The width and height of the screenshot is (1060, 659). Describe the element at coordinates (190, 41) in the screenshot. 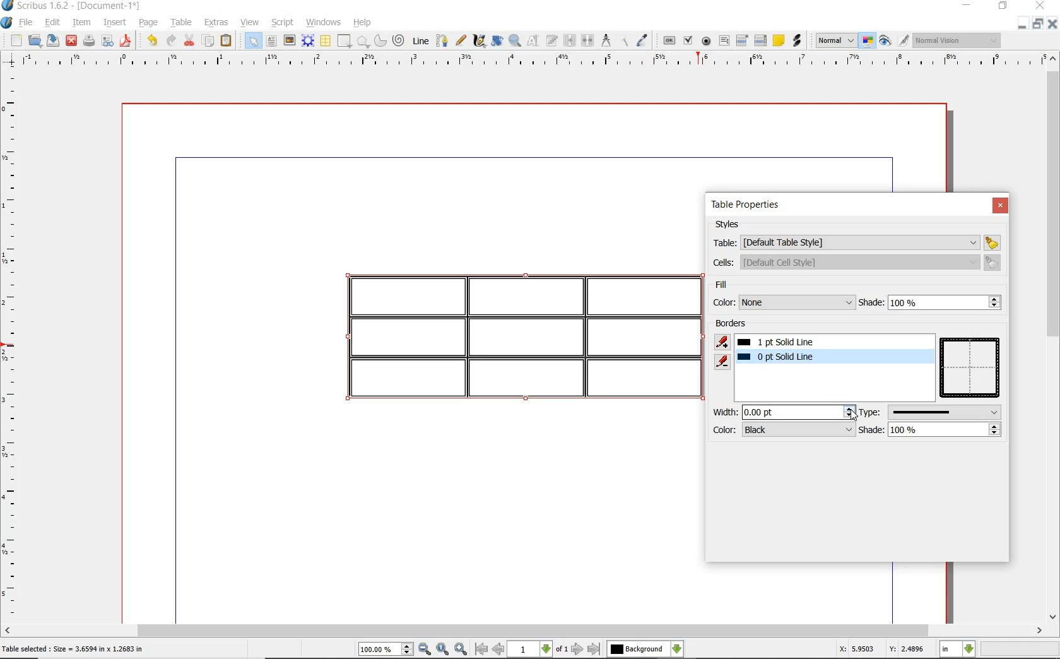

I see `cut` at that location.